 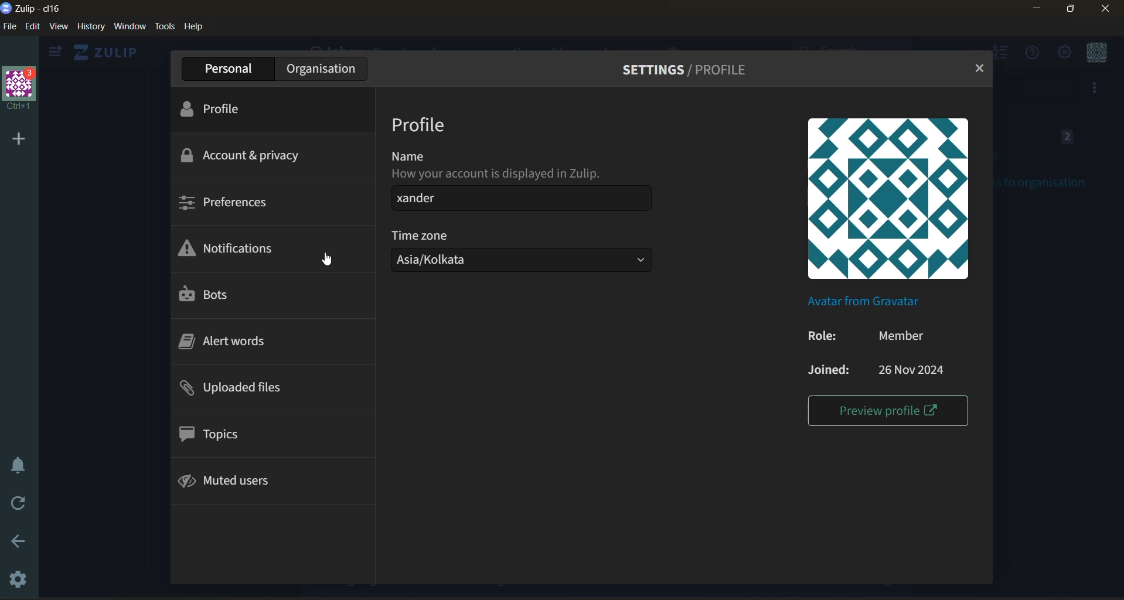 I want to click on home view, so click(x=103, y=52).